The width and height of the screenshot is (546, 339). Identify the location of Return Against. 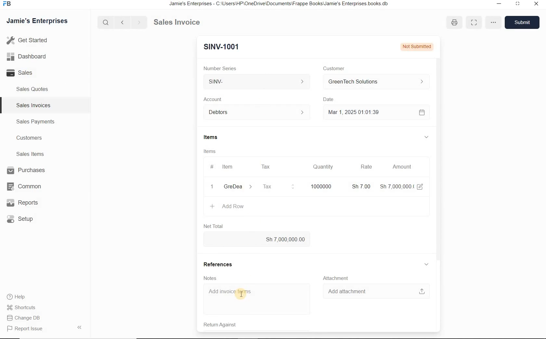
(218, 326).